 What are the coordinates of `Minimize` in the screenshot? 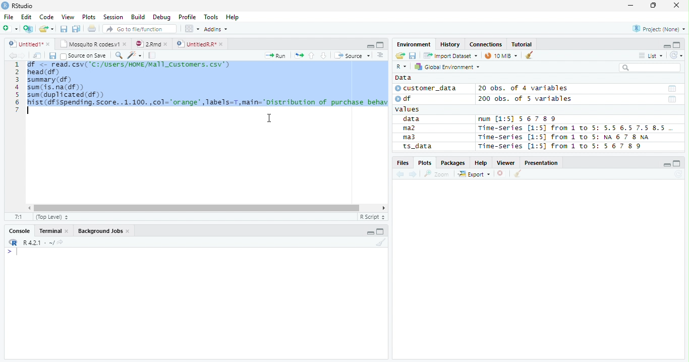 It's located at (369, 45).